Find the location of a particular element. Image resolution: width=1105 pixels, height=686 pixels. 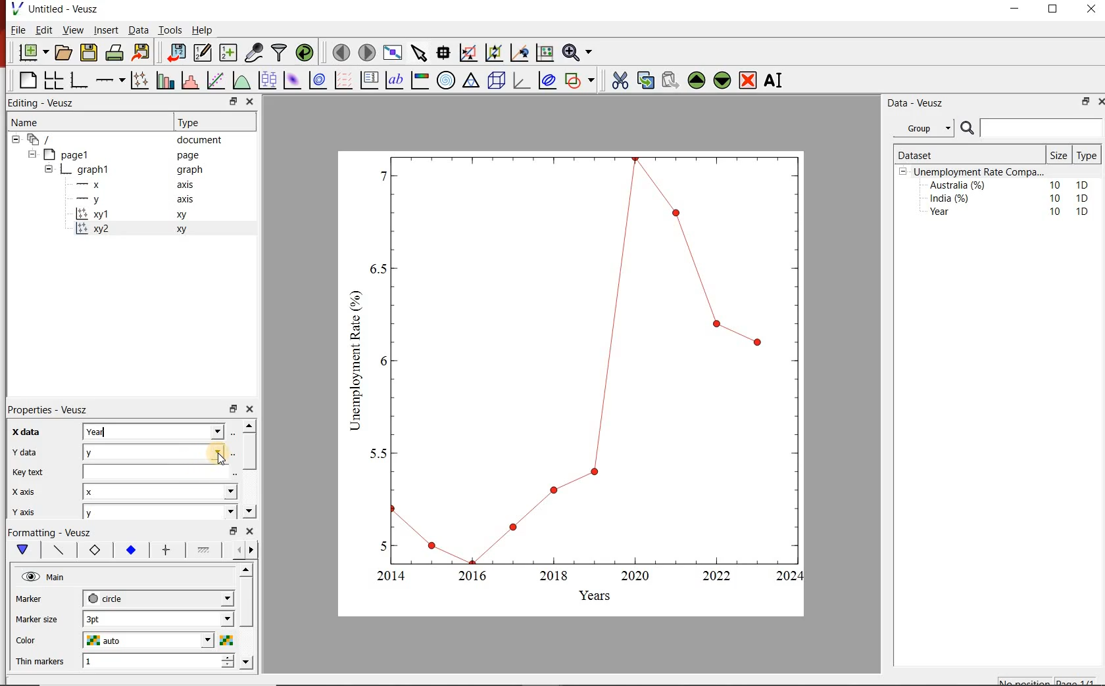

Dataset is located at coordinates (946, 155).